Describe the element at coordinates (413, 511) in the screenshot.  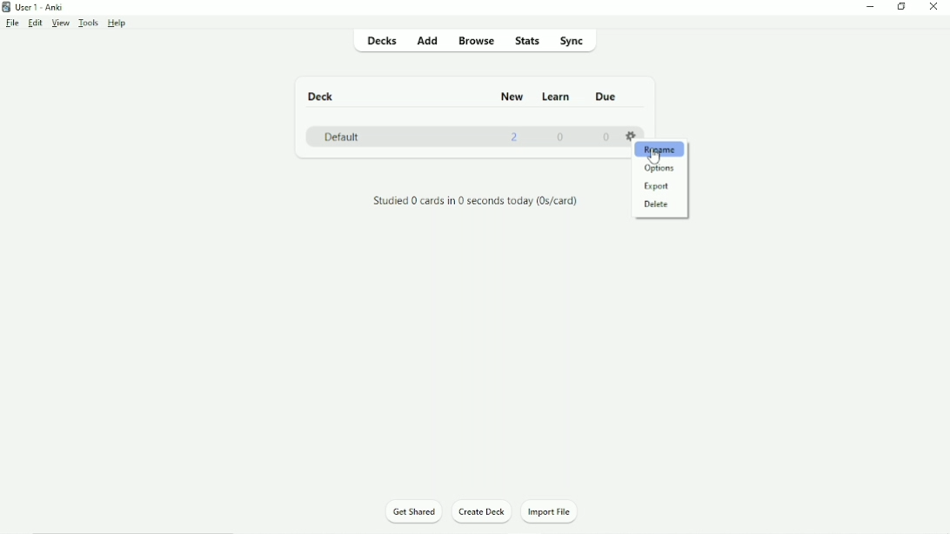
I see `Get Shared` at that location.